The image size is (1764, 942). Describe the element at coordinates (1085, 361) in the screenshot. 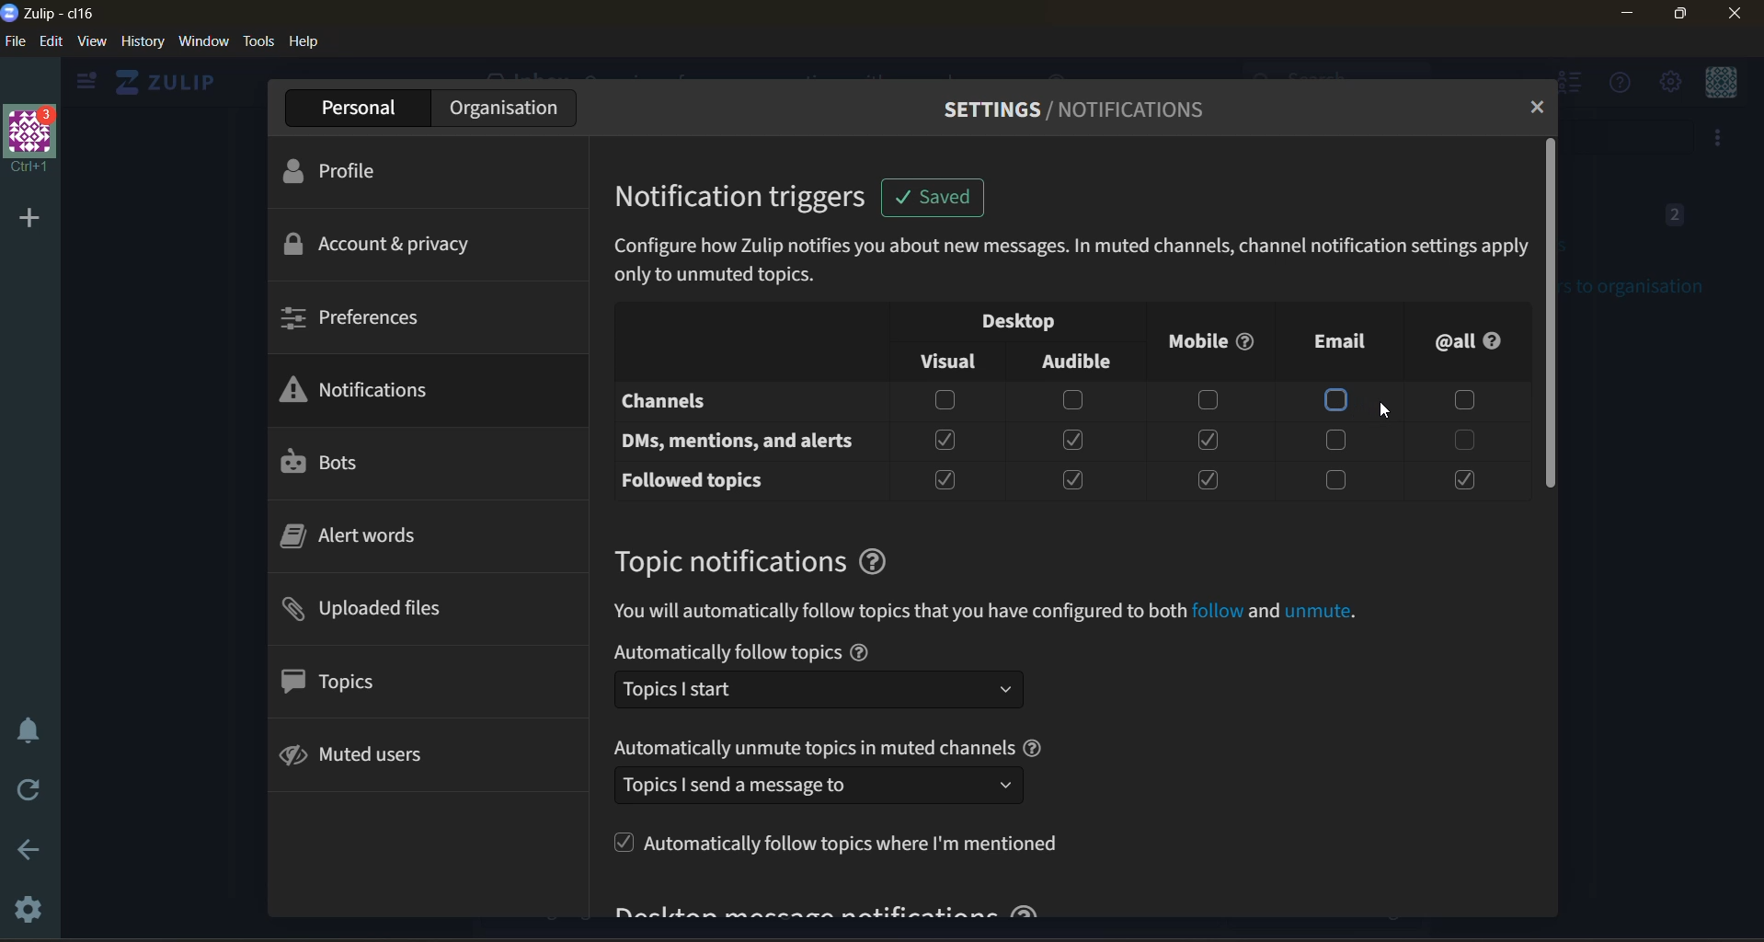

I see `audible` at that location.